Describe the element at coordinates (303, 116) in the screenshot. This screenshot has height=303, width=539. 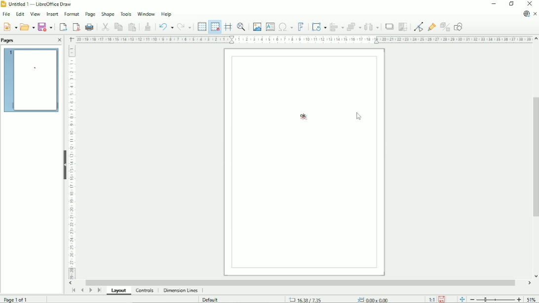
I see `ok Shadow effect applied` at that location.